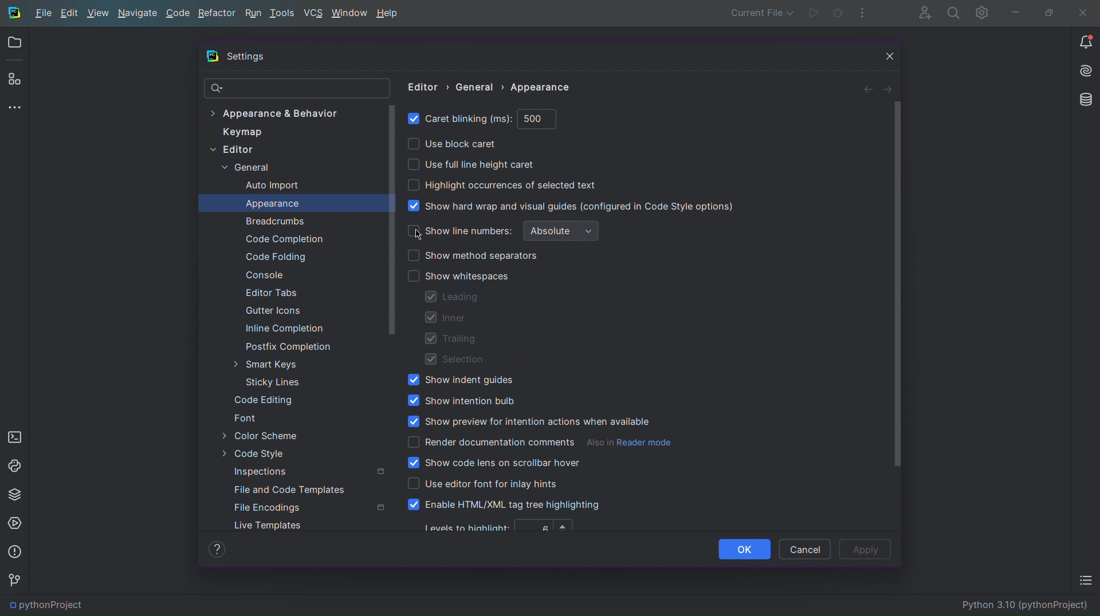 This screenshot has width=1100, height=616. What do you see at coordinates (494, 464) in the screenshot?
I see `Show code lens on scrollbar hover` at bounding box center [494, 464].